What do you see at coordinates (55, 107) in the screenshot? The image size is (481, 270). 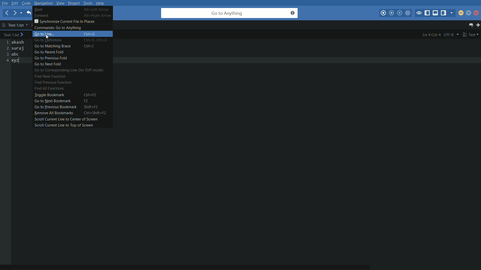 I see `go to previous bookmark` at bounding box center [55, 107].